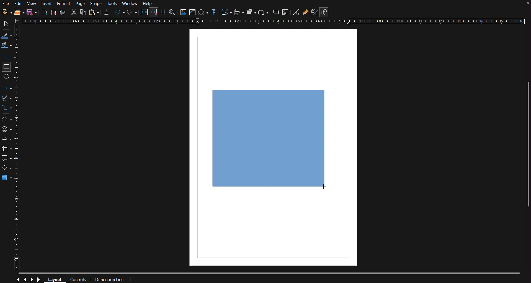 Image resolution: width=531 pixels, height=283 pixels. What do you see at coordinates (306, 12) in the screenshot?
I see `Show Gluepoints` at bounding box center [306, 12].